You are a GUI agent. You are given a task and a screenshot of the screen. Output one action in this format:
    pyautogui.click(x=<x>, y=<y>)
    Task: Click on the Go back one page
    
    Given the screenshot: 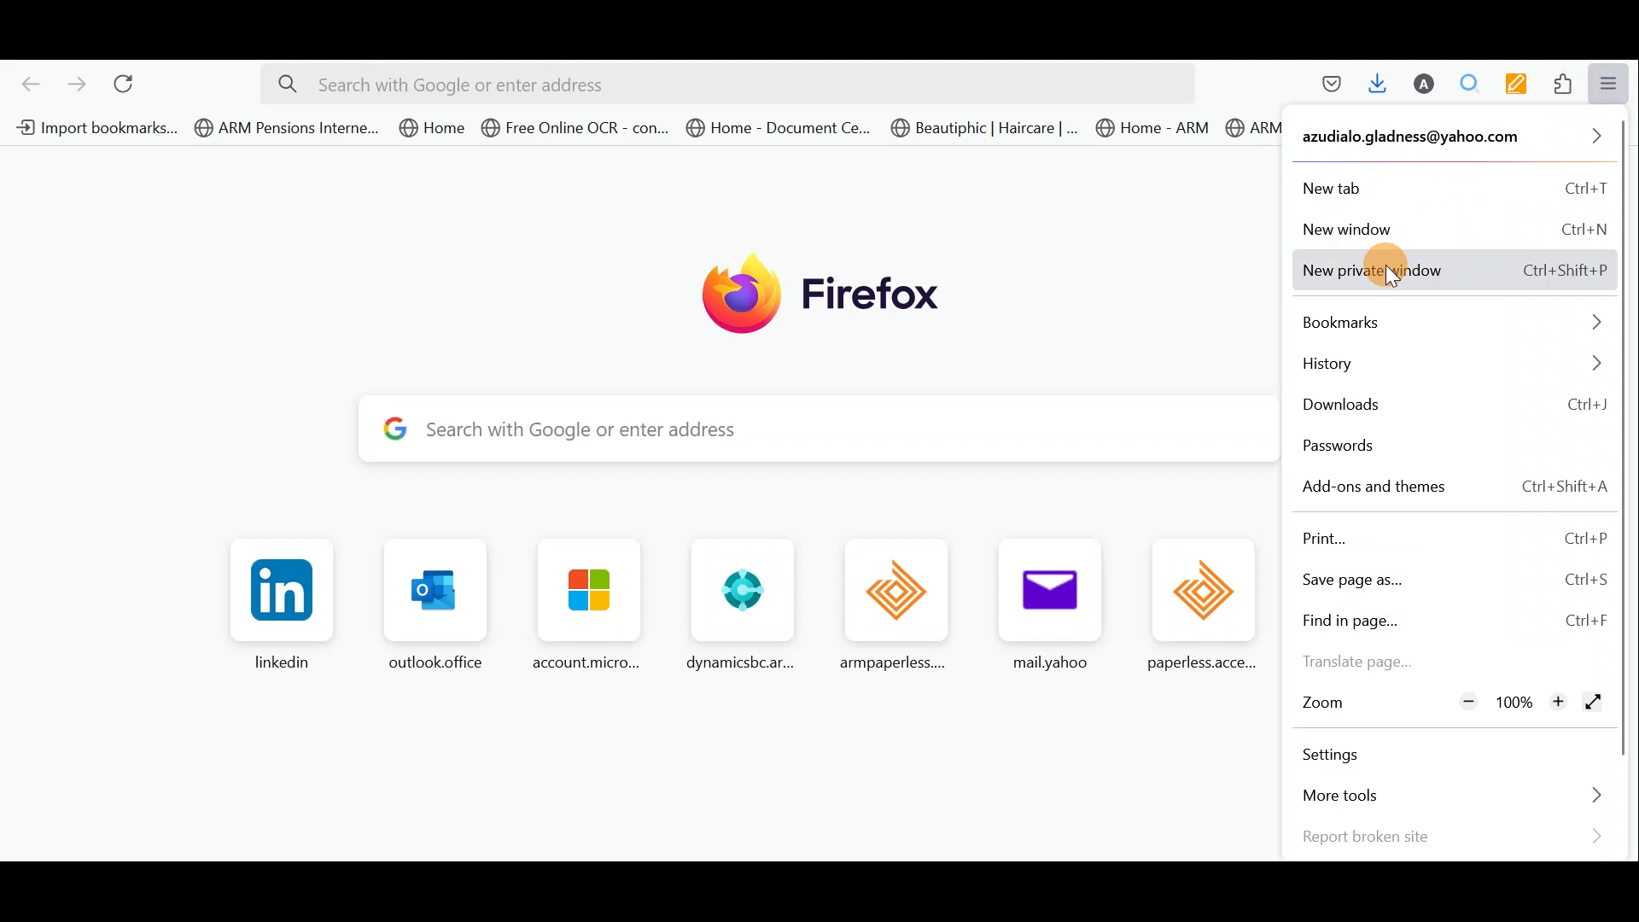 What is the action you would take?
    pyautogui.click(x=26, y=82)
    